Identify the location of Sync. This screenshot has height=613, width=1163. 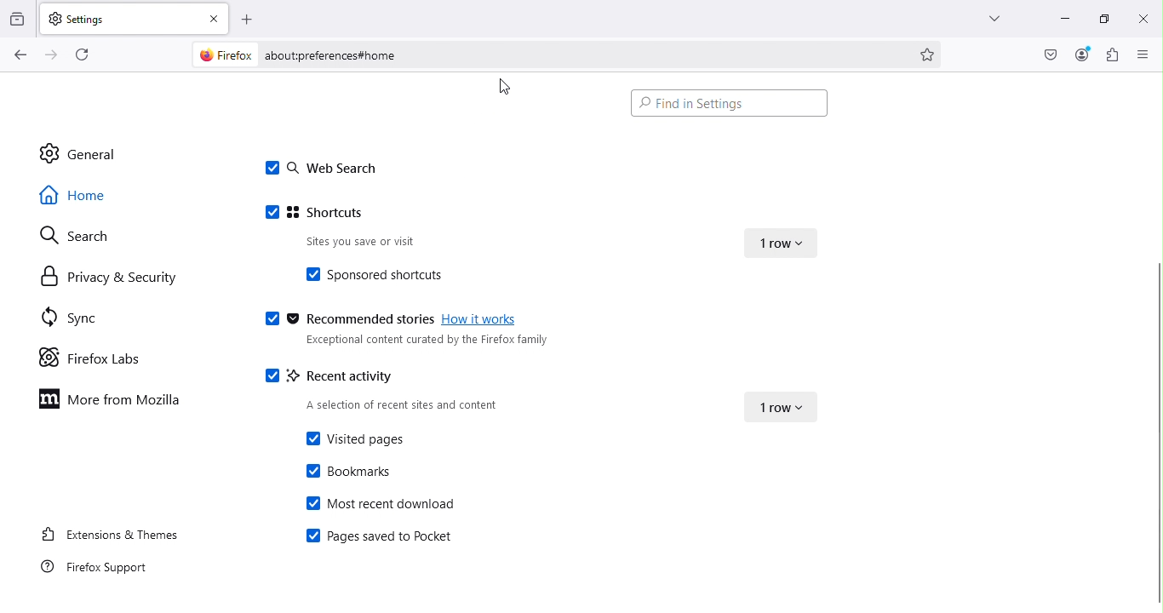
(66, 315).